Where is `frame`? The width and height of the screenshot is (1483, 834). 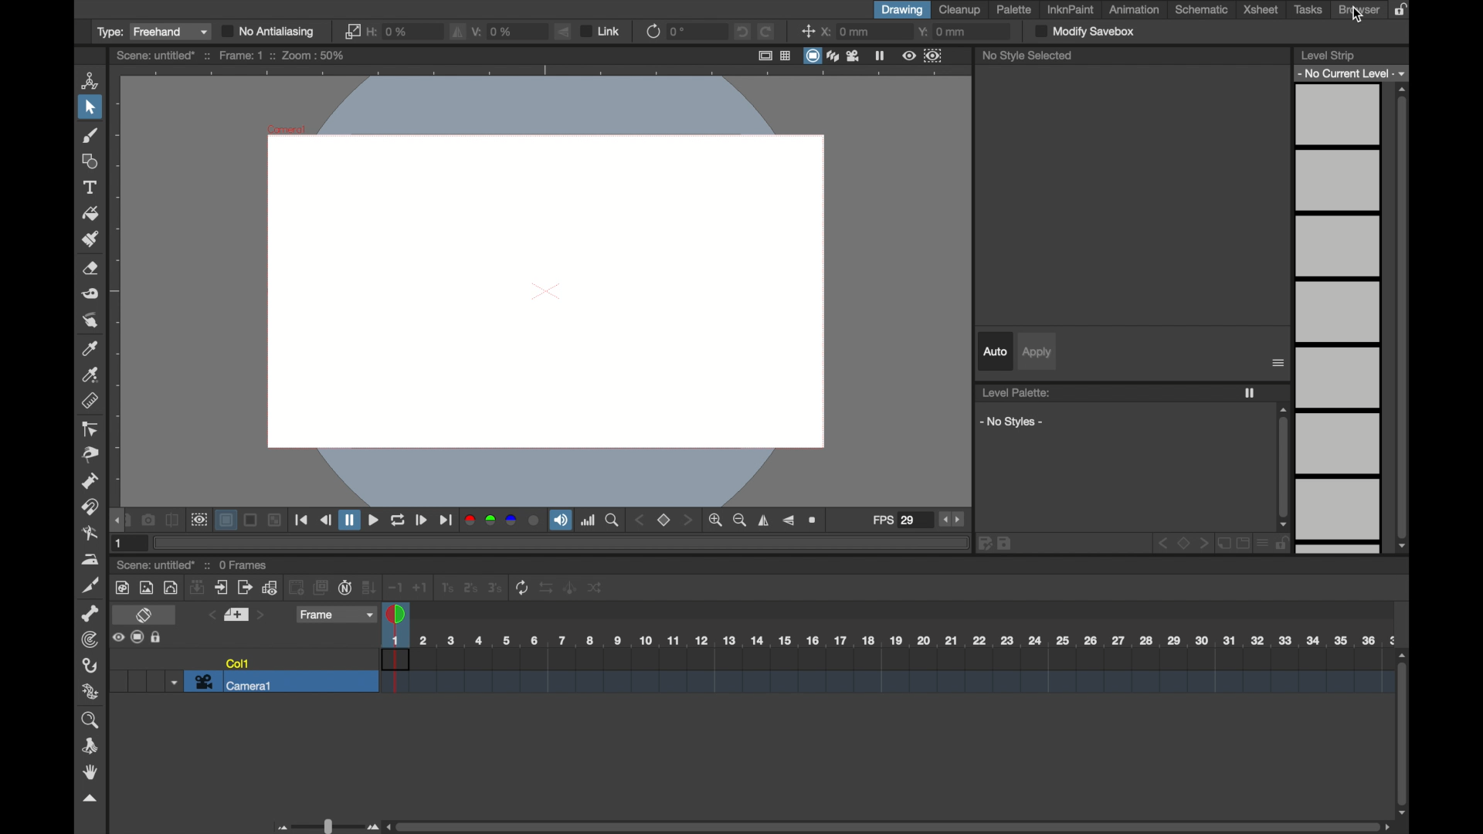 frame is located at coordinates (336, 615).